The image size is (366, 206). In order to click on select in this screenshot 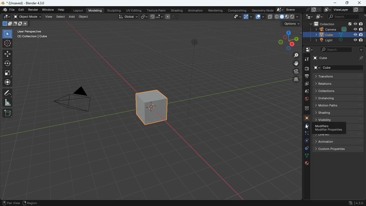, I will do `click(61, 17)`.